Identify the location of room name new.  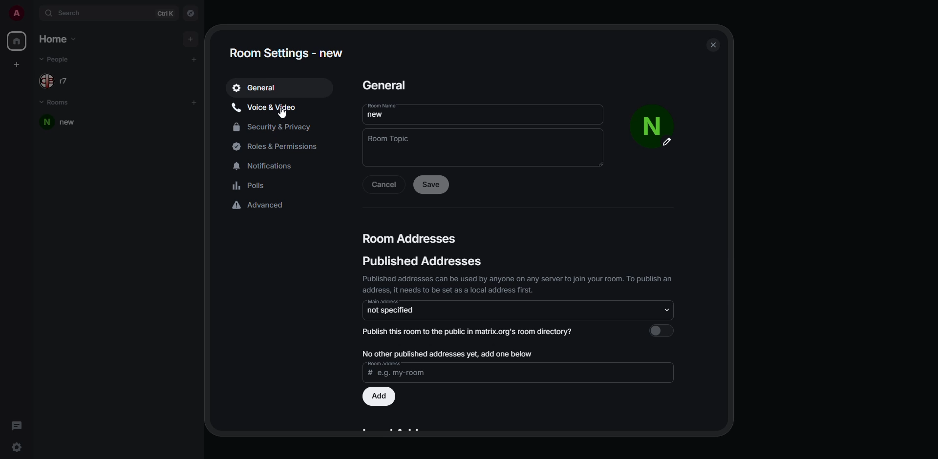
(388, 112).